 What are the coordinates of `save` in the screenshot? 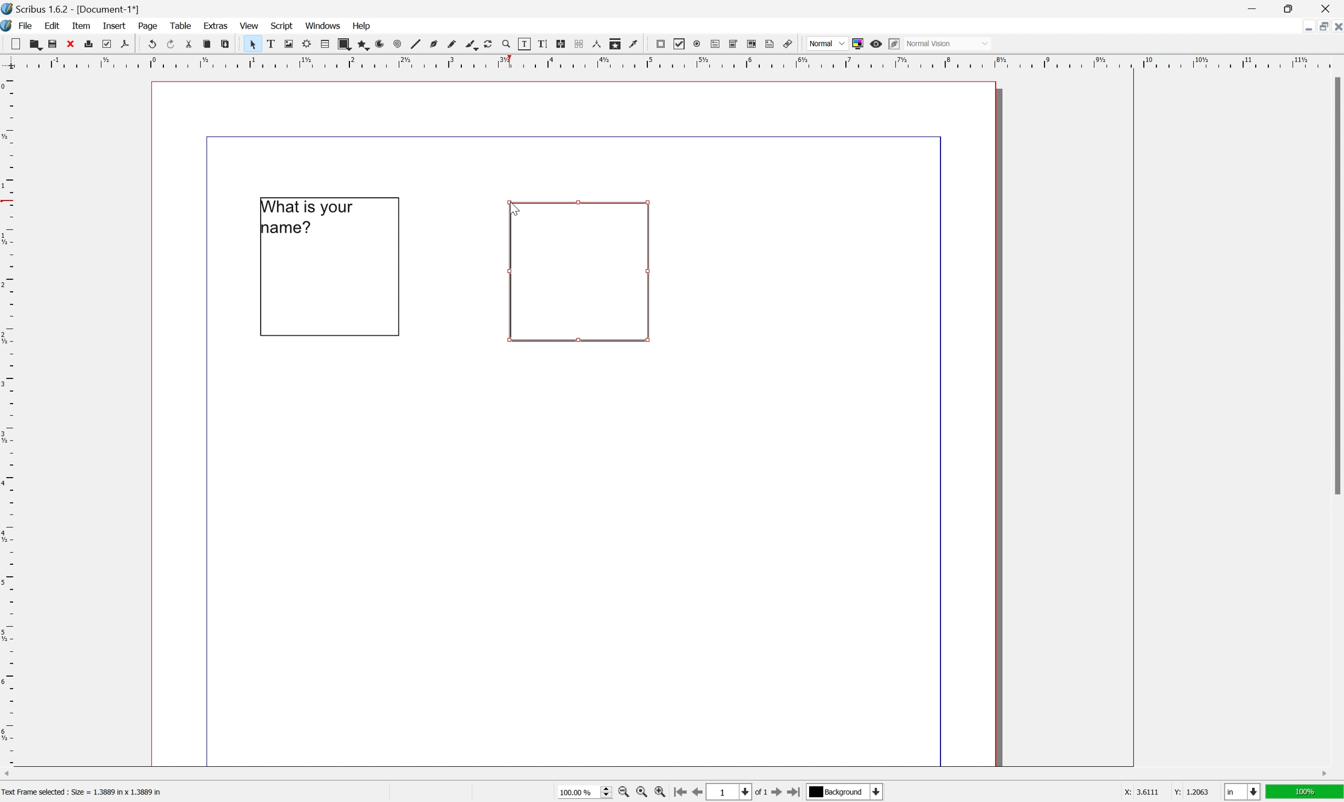 It's located at (52, 44).